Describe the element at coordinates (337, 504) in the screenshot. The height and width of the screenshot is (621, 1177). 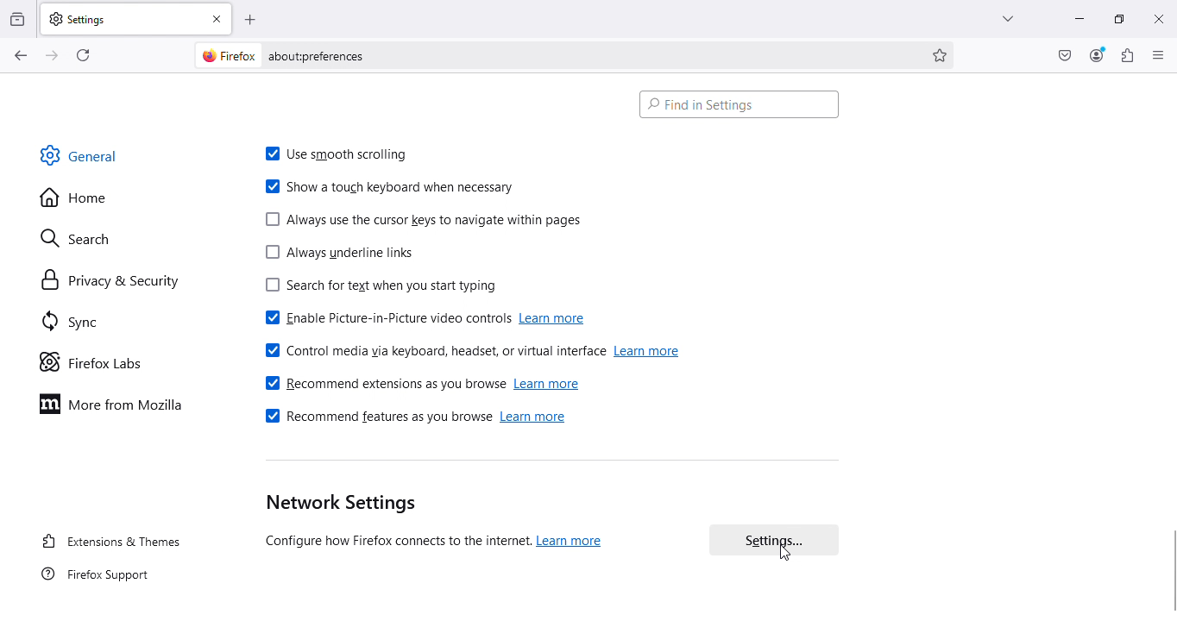
I see `Network settings` at that location.